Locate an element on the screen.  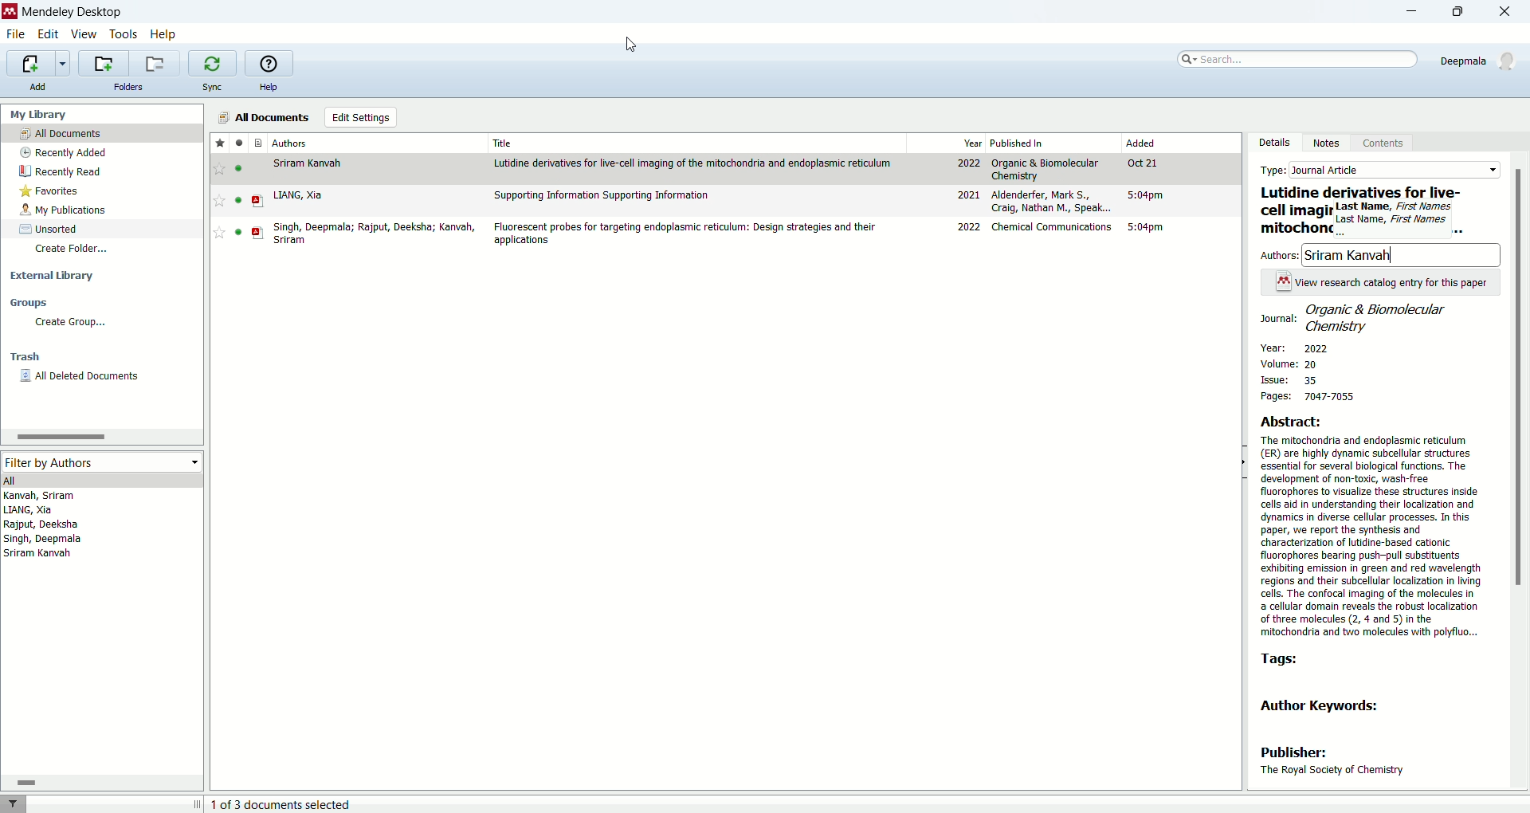
Rajput, Deeksha is located at coordinates (40, 524).